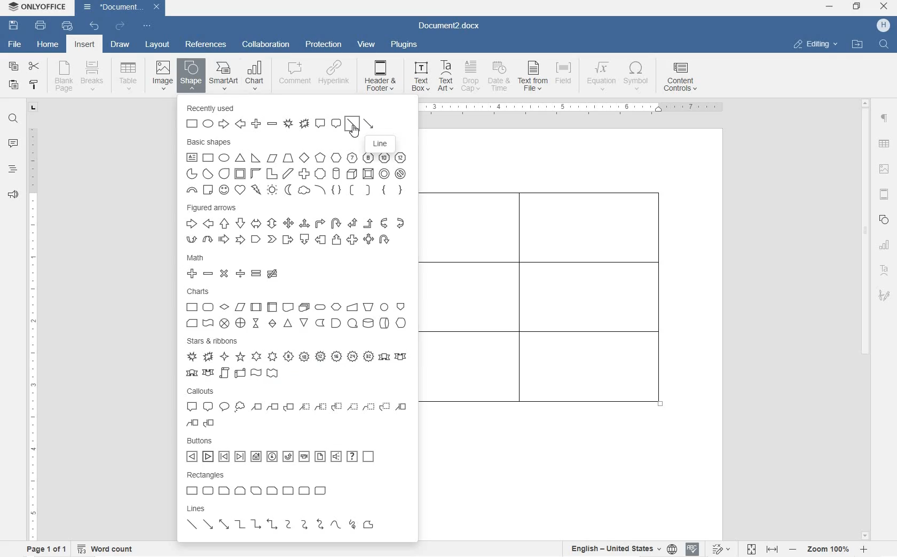 This screenshot has width=897, height=557. I want to click on layout, so click(158, 45).